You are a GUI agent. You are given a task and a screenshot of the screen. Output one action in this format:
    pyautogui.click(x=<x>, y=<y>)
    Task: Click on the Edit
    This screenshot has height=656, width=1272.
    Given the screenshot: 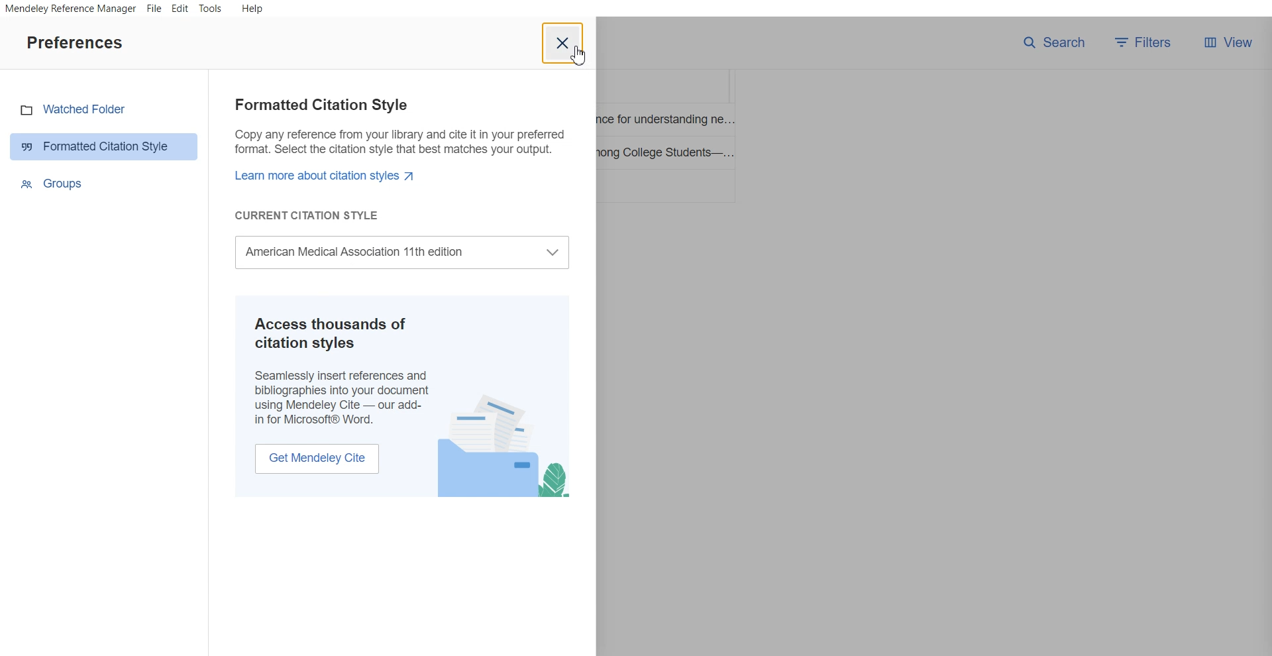 What is the action you would take?
    pyautogui.click(x=180, y=9)
    